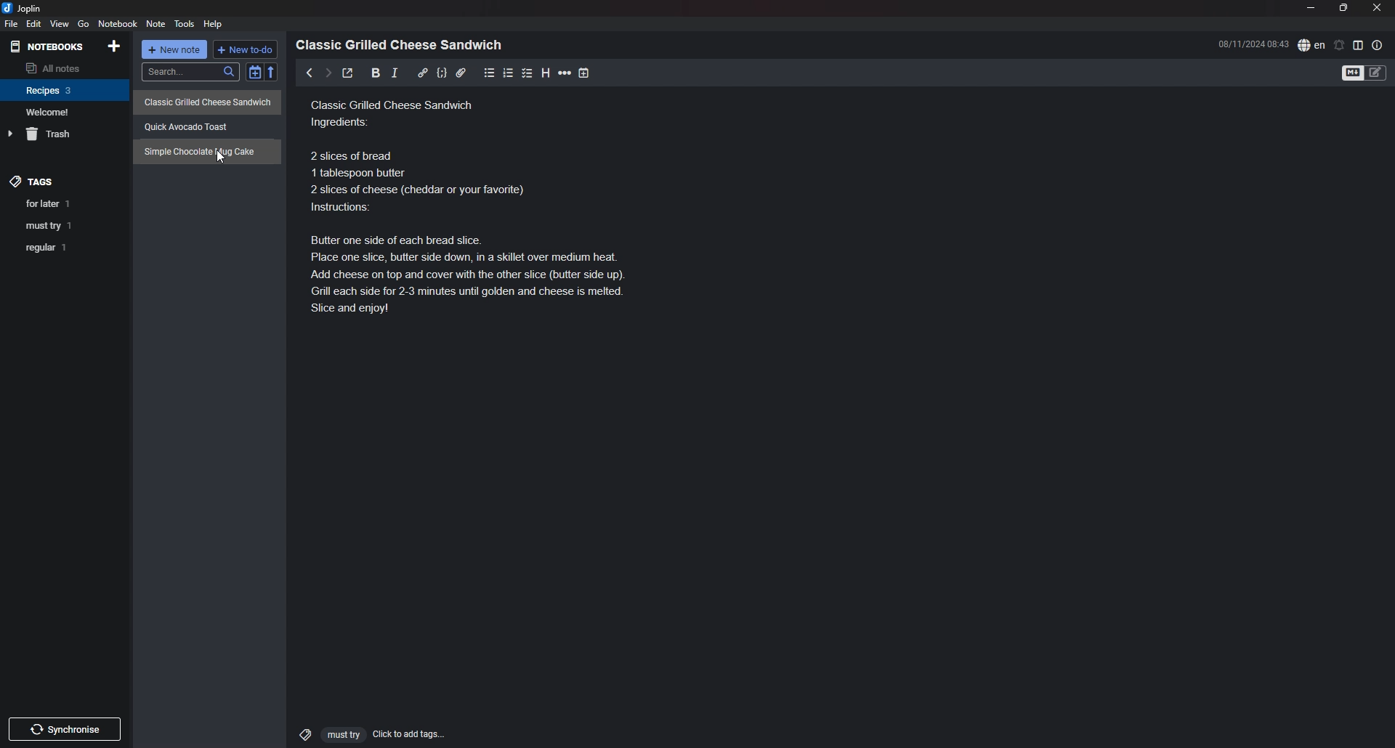 The width and height of the screenshot is (1395, 748). I want to click on next, so click(327, 73).